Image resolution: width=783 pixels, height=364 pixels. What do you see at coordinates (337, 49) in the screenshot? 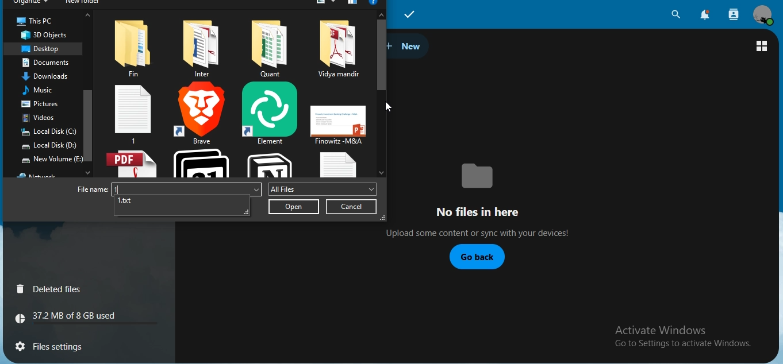
I see `file` at bounding box center [337, 49].